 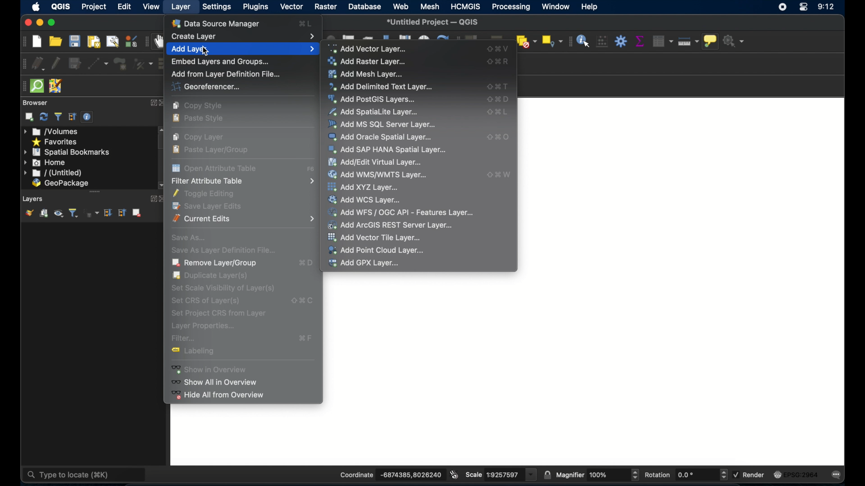 What do you see at coordinates (37, 103) in the screenshot?
I see `browser` at bounding box center [37, 103].